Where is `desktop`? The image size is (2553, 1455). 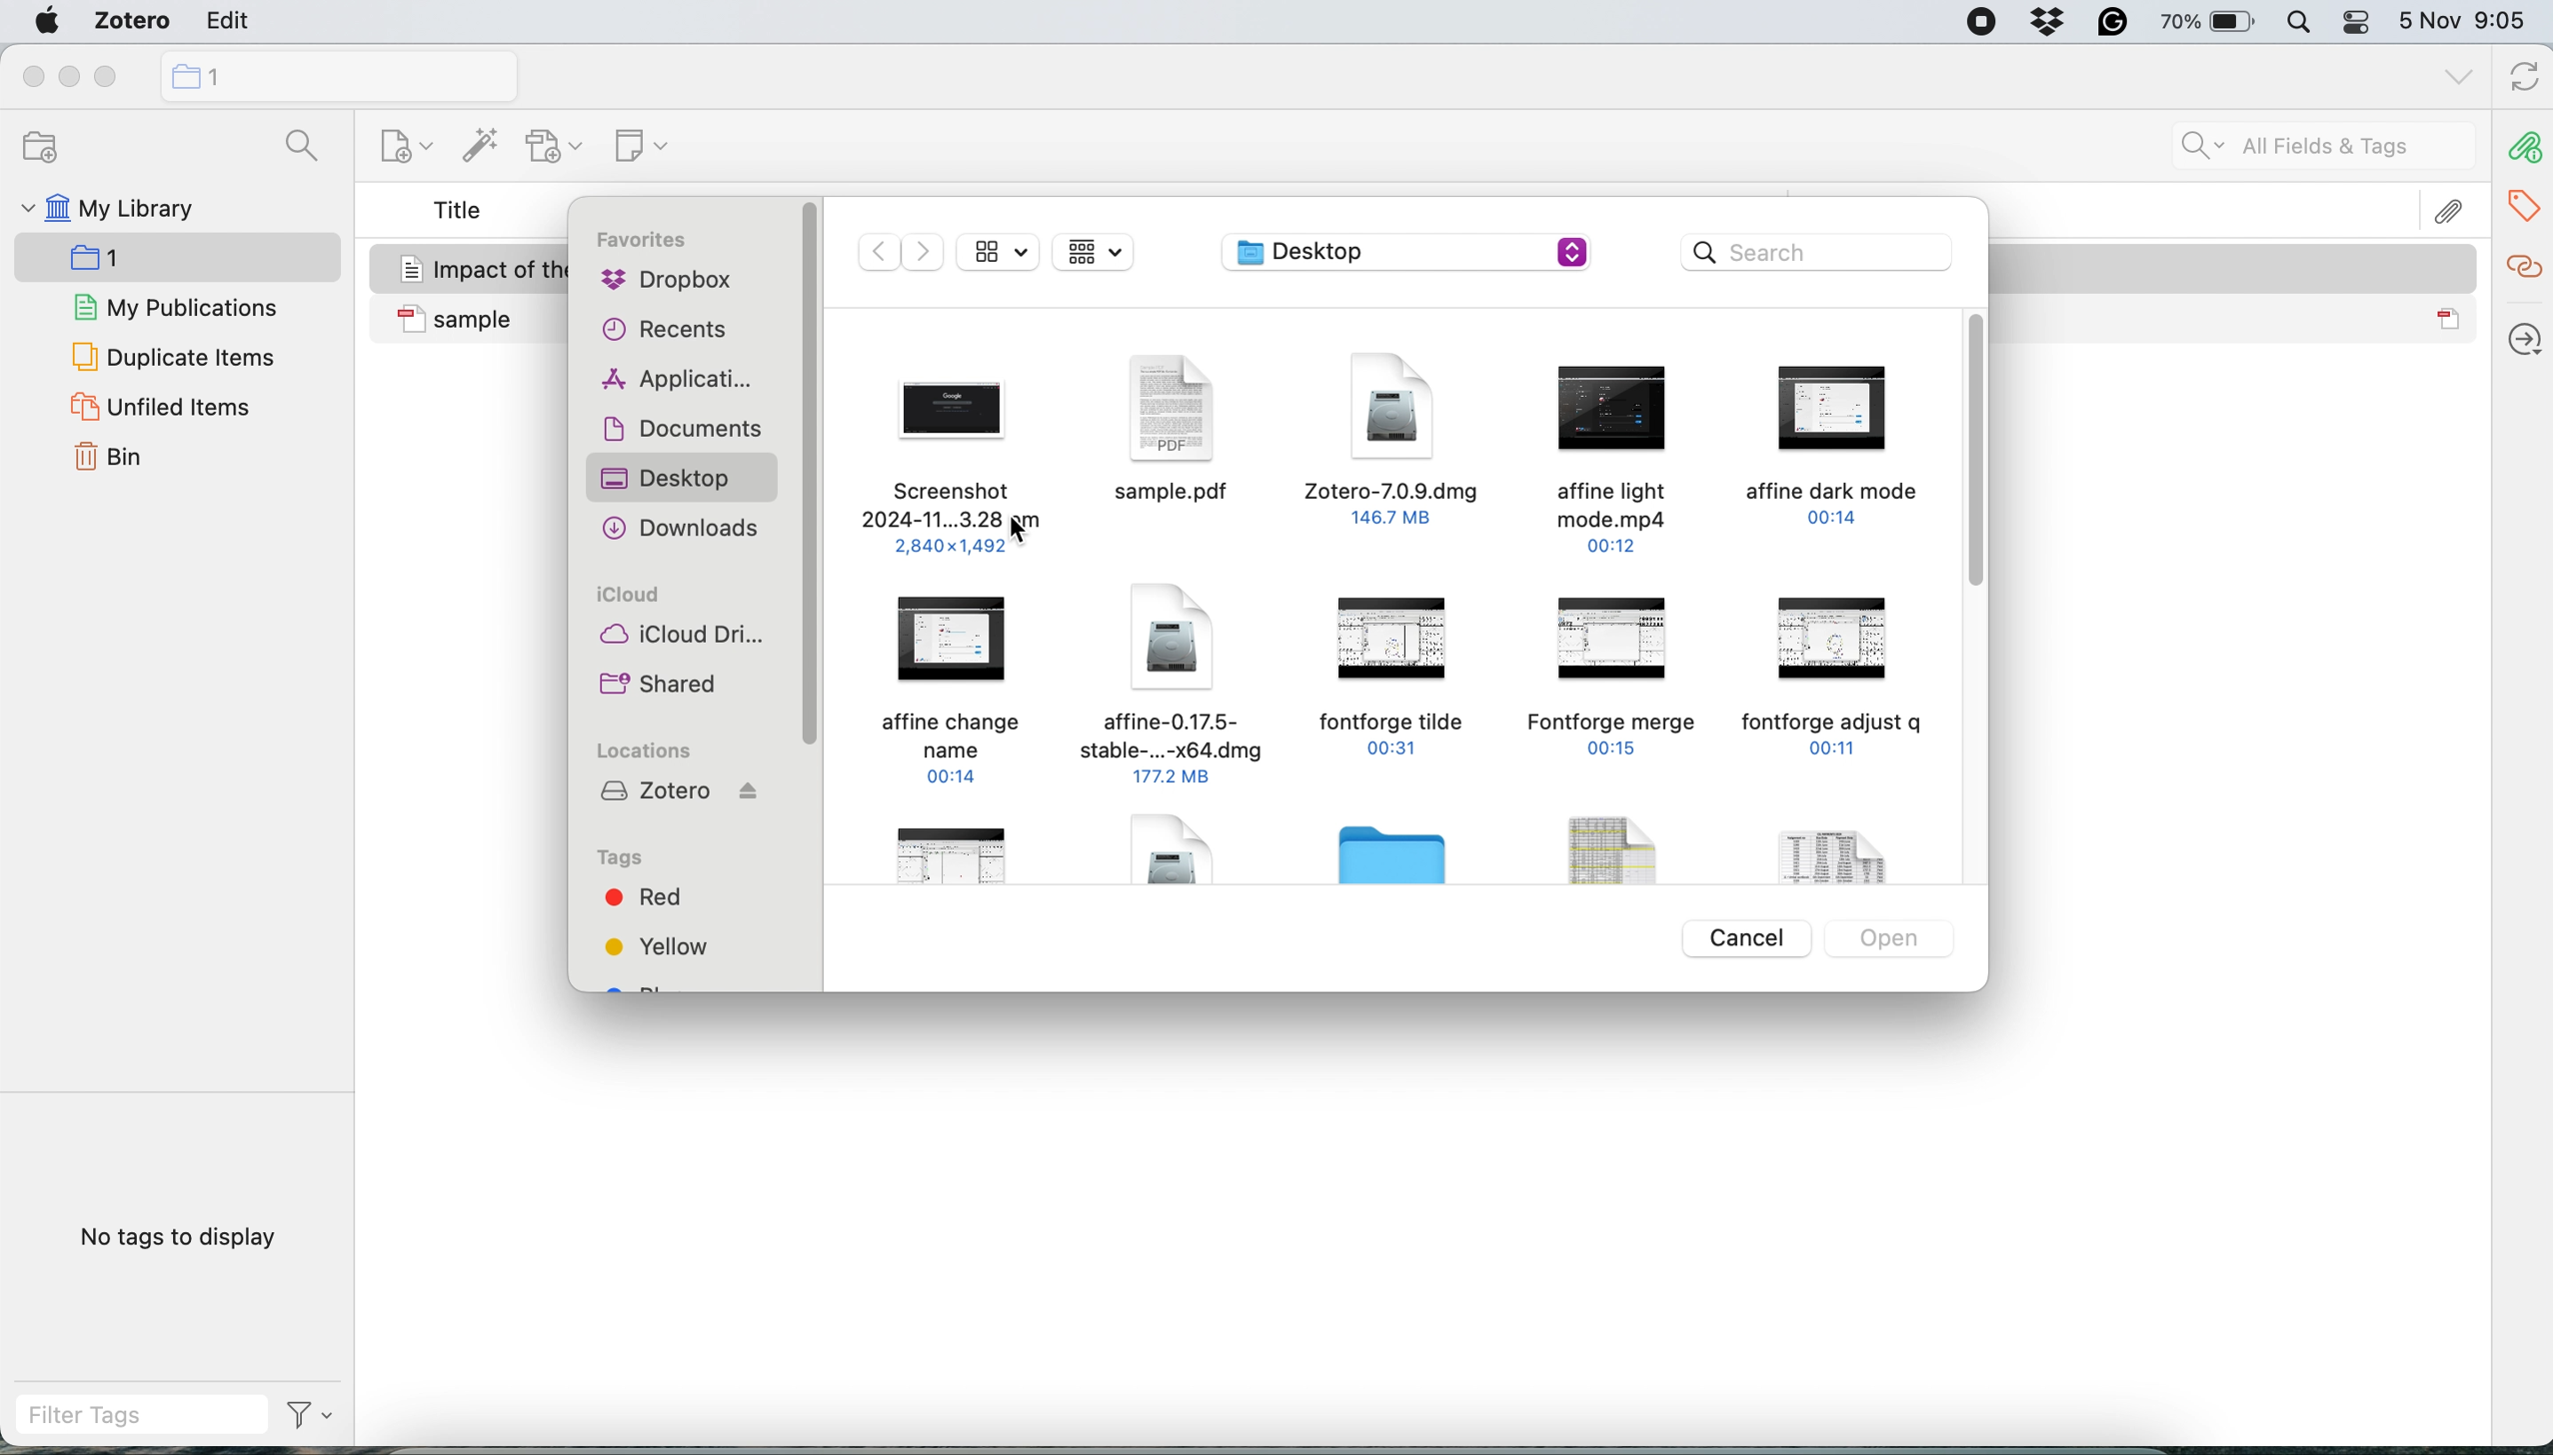
desktop is located at coordinates (1409, 253).